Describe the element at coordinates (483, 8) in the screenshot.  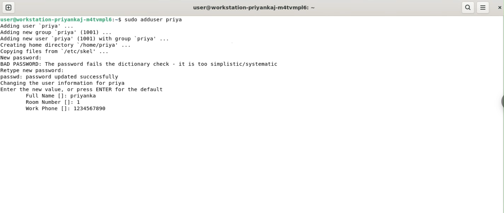
I see `menu` at that location.